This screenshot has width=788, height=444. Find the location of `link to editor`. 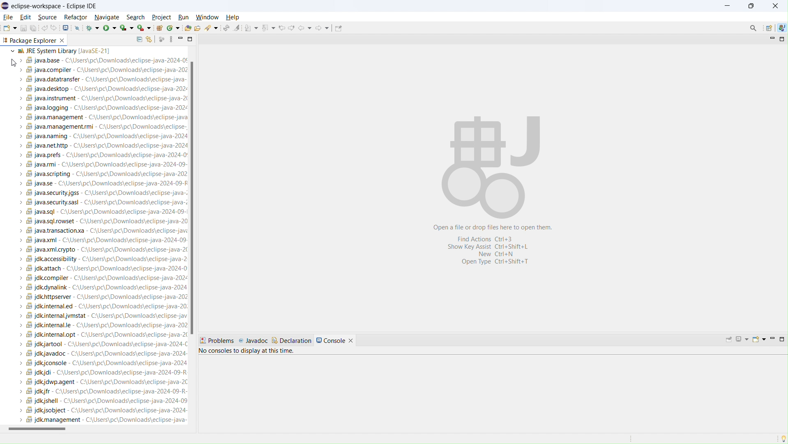

link to editor is located at coordinates (149, 39).